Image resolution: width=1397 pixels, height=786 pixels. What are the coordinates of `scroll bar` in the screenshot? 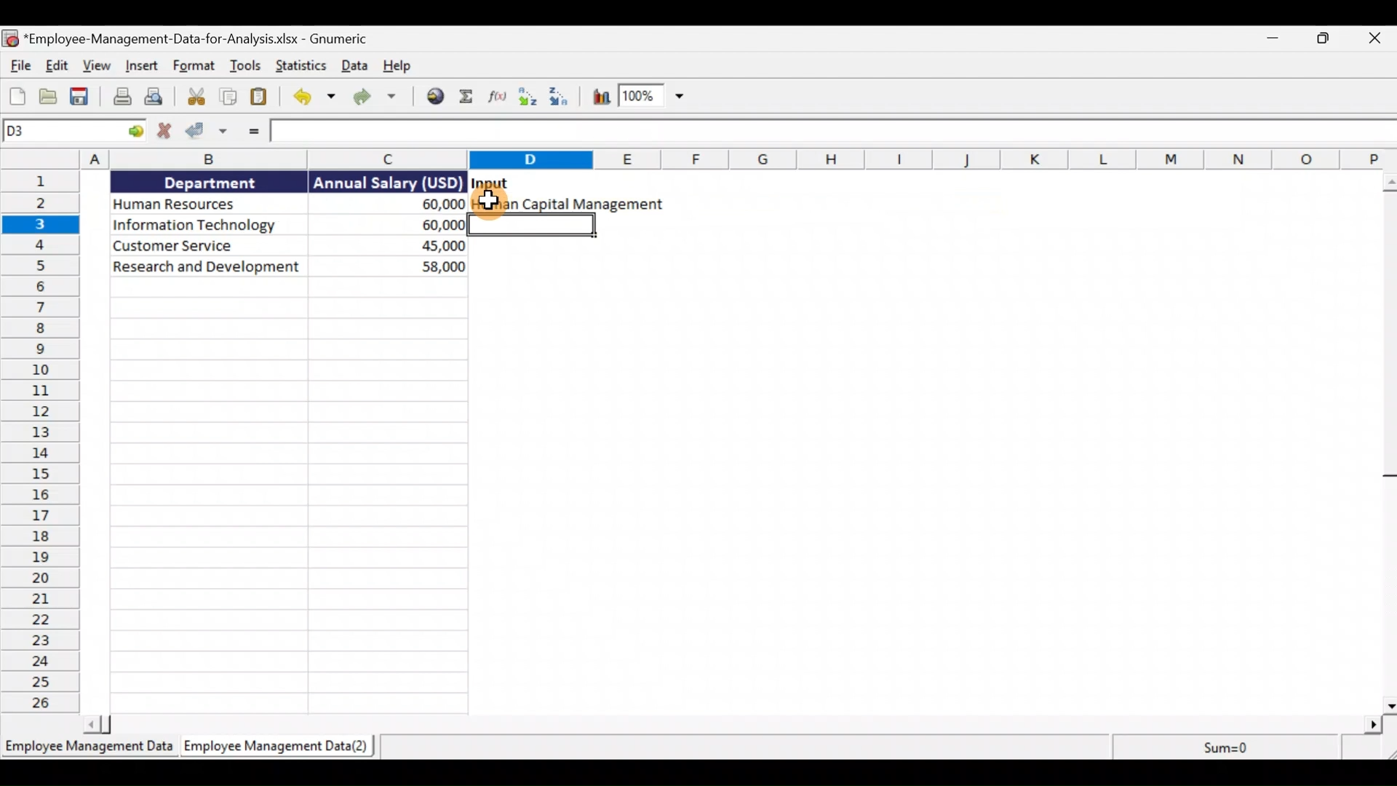 It's located at (1387, 442).